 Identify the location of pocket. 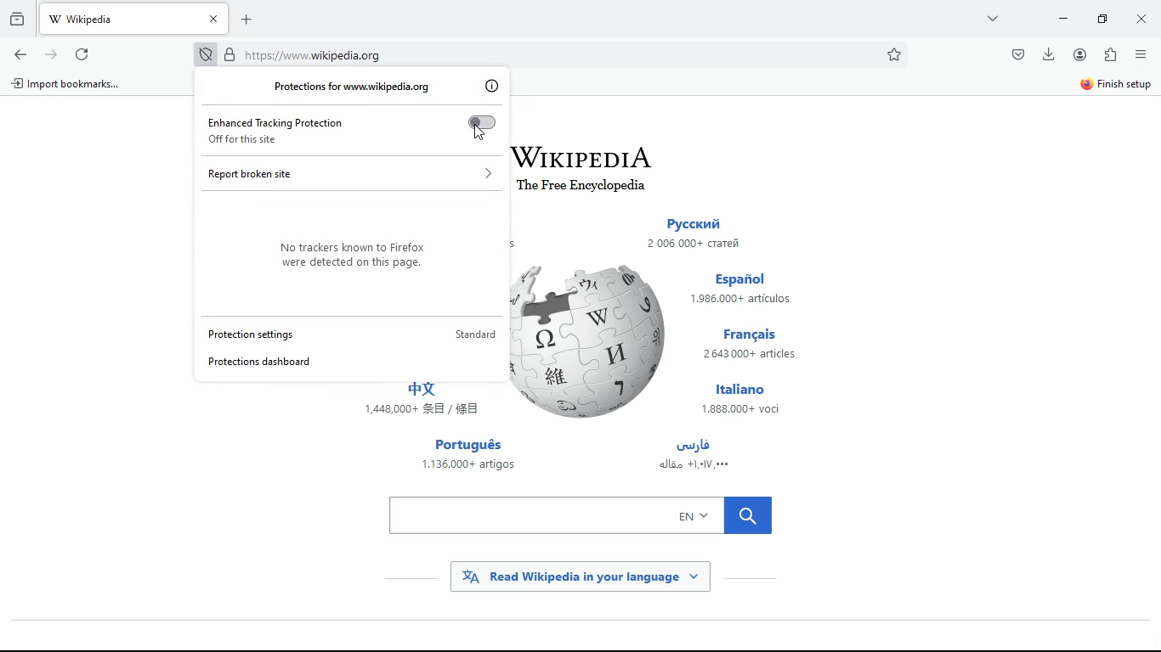
(1017, 54).